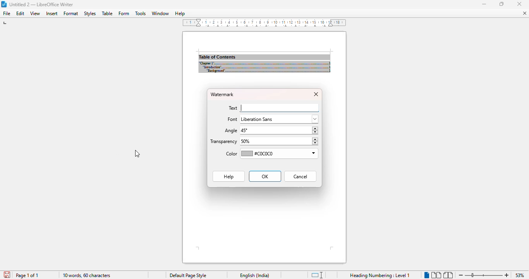 The image size is (529, 279). I want to click on document, so click(264, 57).